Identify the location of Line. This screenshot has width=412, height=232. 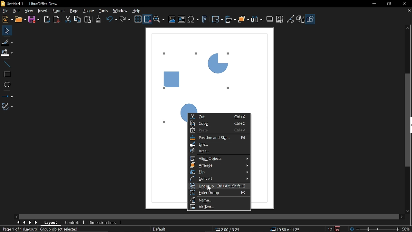
(220, 144).